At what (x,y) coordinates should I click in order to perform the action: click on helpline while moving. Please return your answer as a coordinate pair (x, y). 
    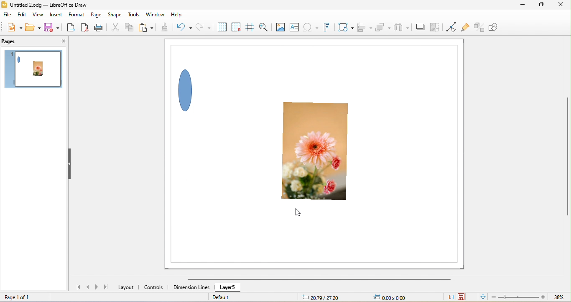
    Looking at the image, I should click on (245, 27).